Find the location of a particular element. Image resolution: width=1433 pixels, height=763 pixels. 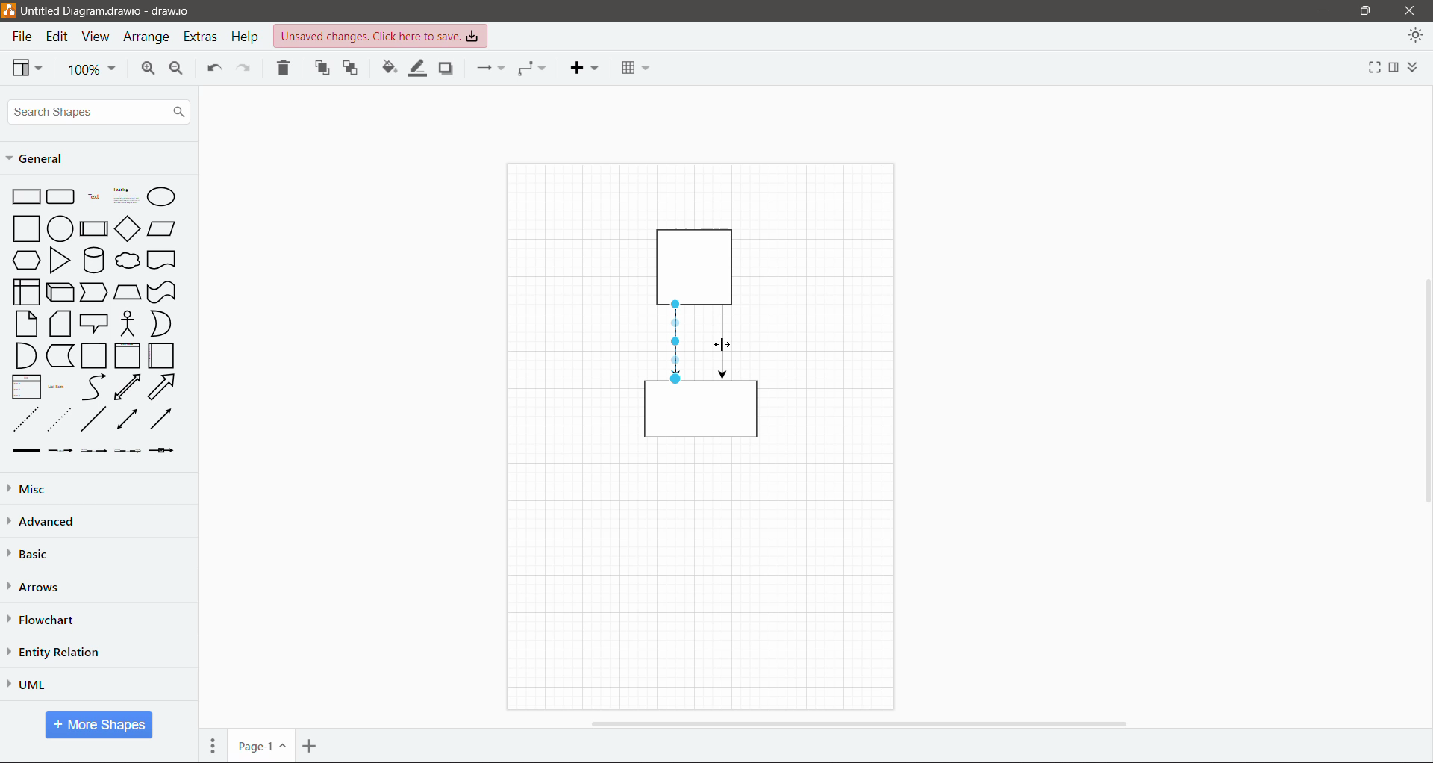

Data Storage is located at coordinates (59, 355).